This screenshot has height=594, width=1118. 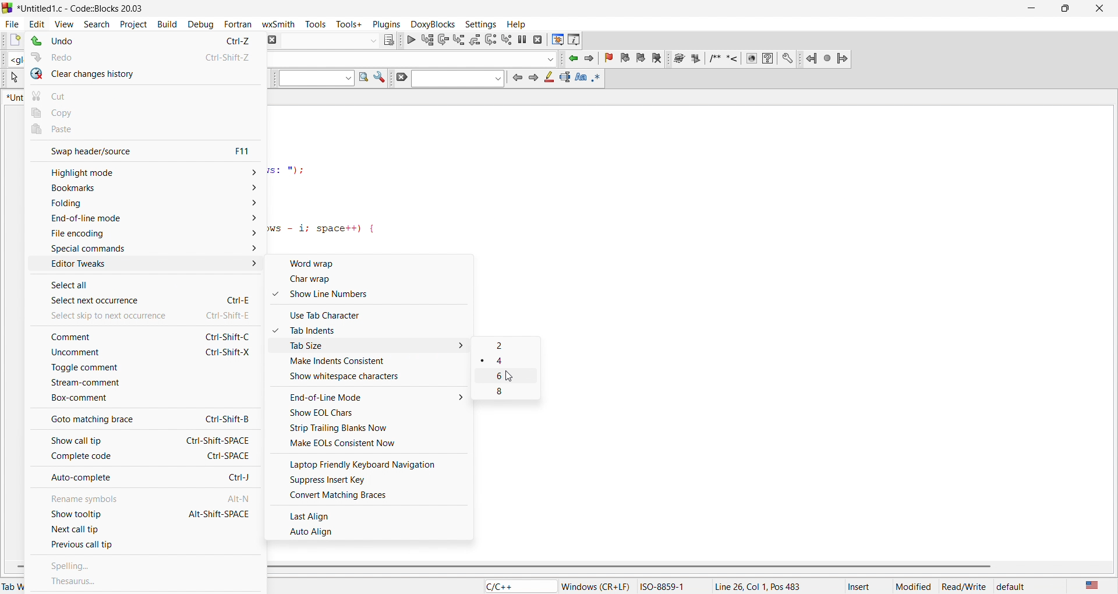 I want to click on f11, so click(x=245, y=151).